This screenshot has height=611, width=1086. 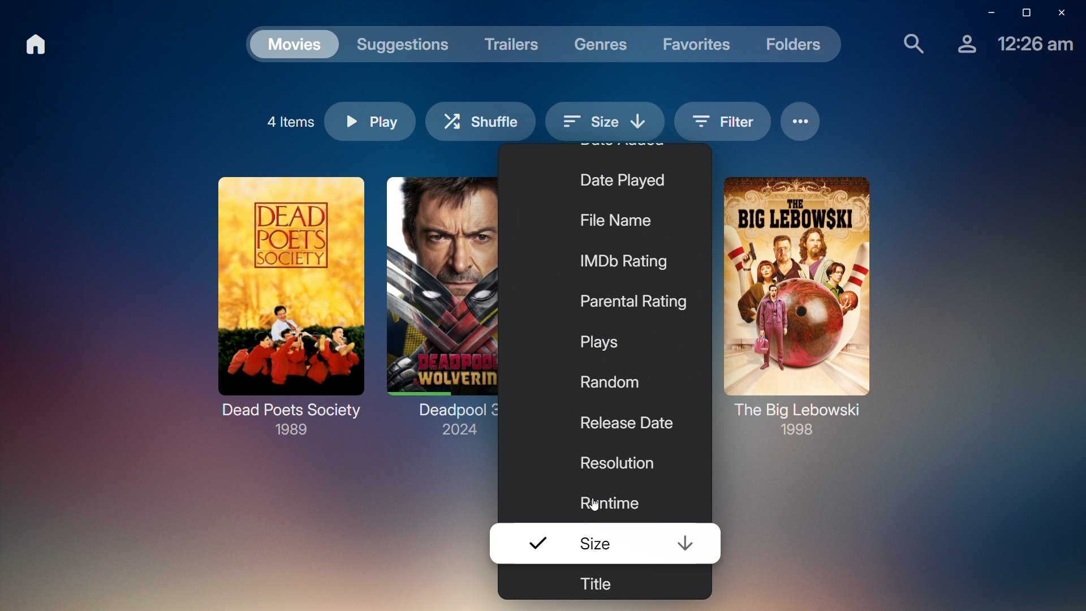 I want to click on IMDb Rating, so click(x=616, y=263).